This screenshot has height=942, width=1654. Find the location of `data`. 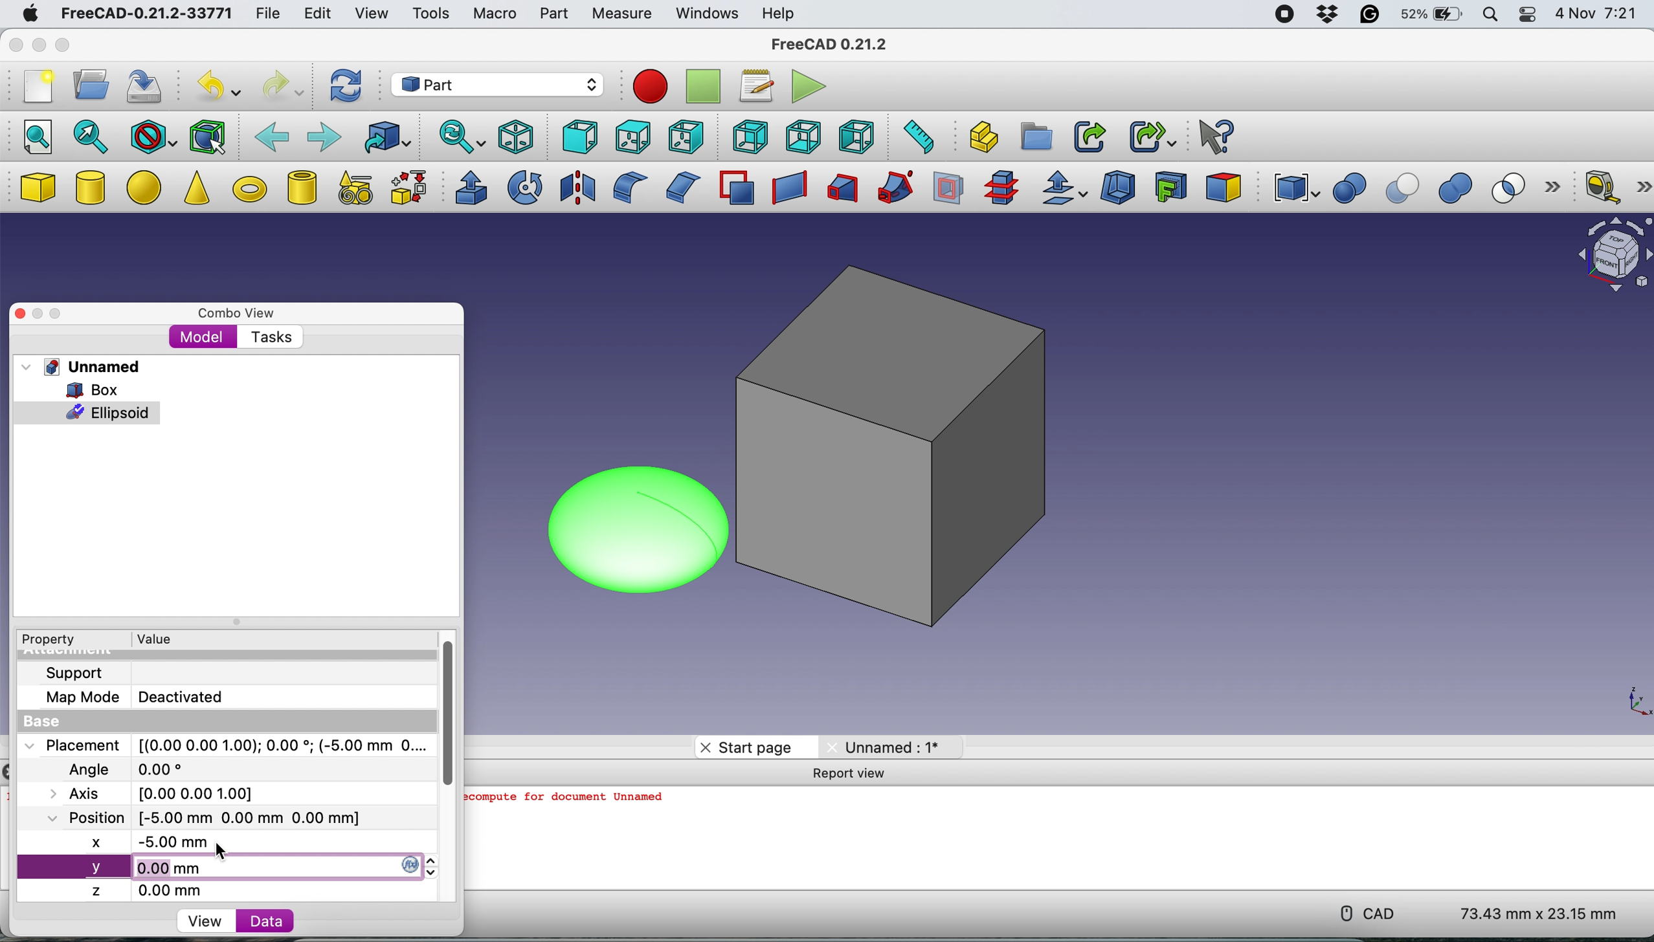

data is located at coordinates (258, 921).